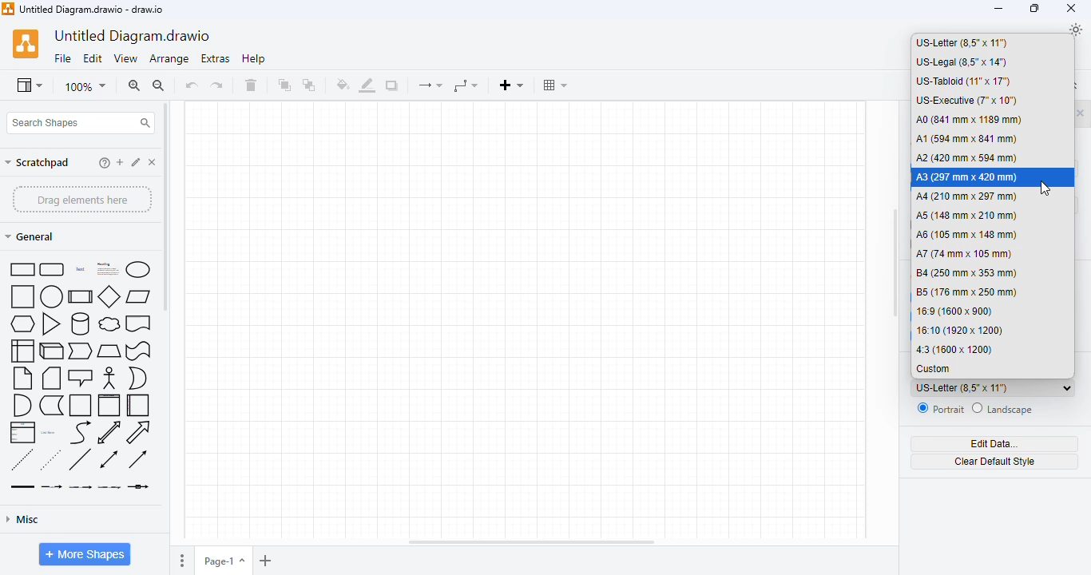 The height and width of the screenshot is (575, 1091). What do you see at coordinates (53, 270) in the screenshot?
I see `rounded rectangle` at bounding box center [53, 270].